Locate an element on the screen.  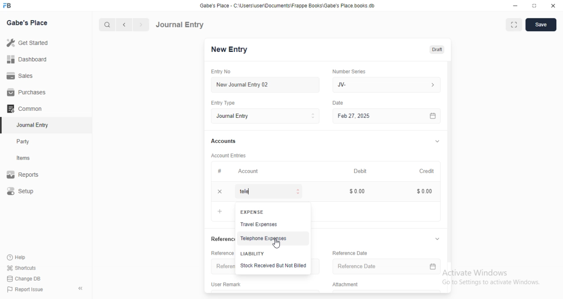
‘Gabe's Place - C Wsers\userDocuments\Frappe Books\Gabe's Place books db is located at coordinates (290, 5).